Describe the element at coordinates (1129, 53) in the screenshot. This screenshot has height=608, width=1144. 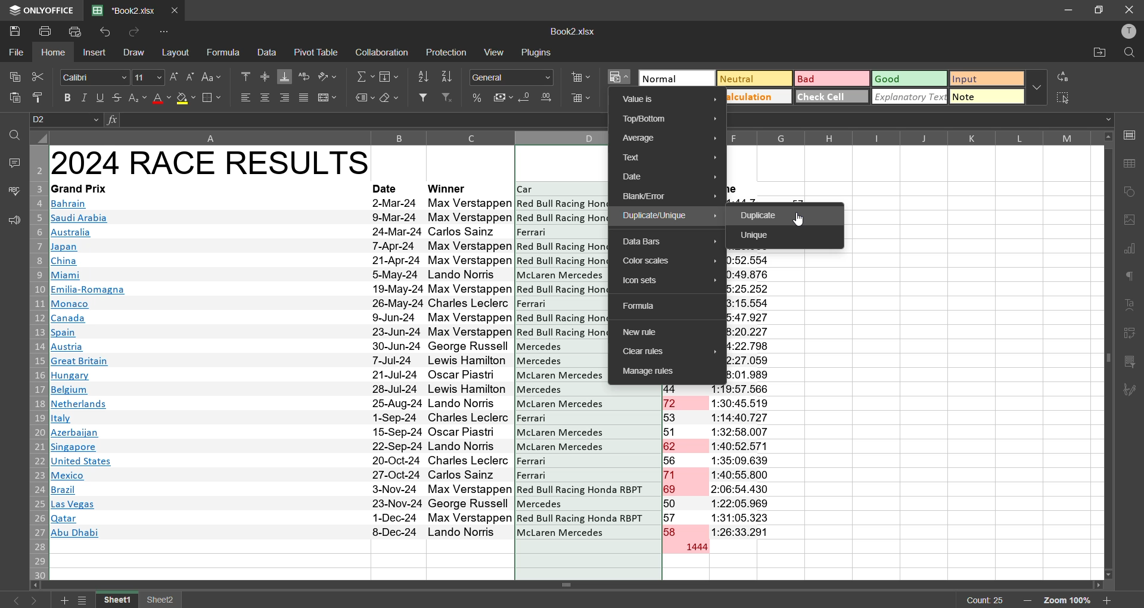
I see `find` at that location.